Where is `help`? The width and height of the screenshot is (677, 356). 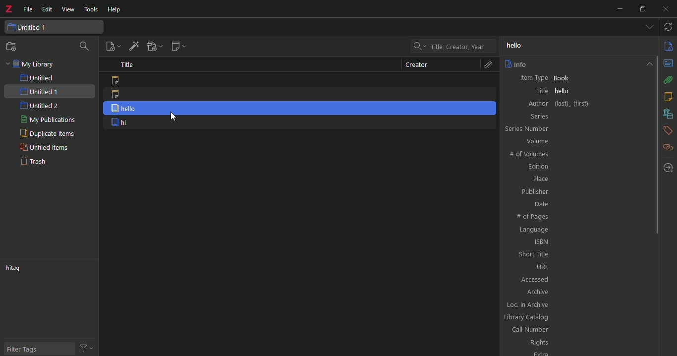 help is located at coordinates (116, 10).